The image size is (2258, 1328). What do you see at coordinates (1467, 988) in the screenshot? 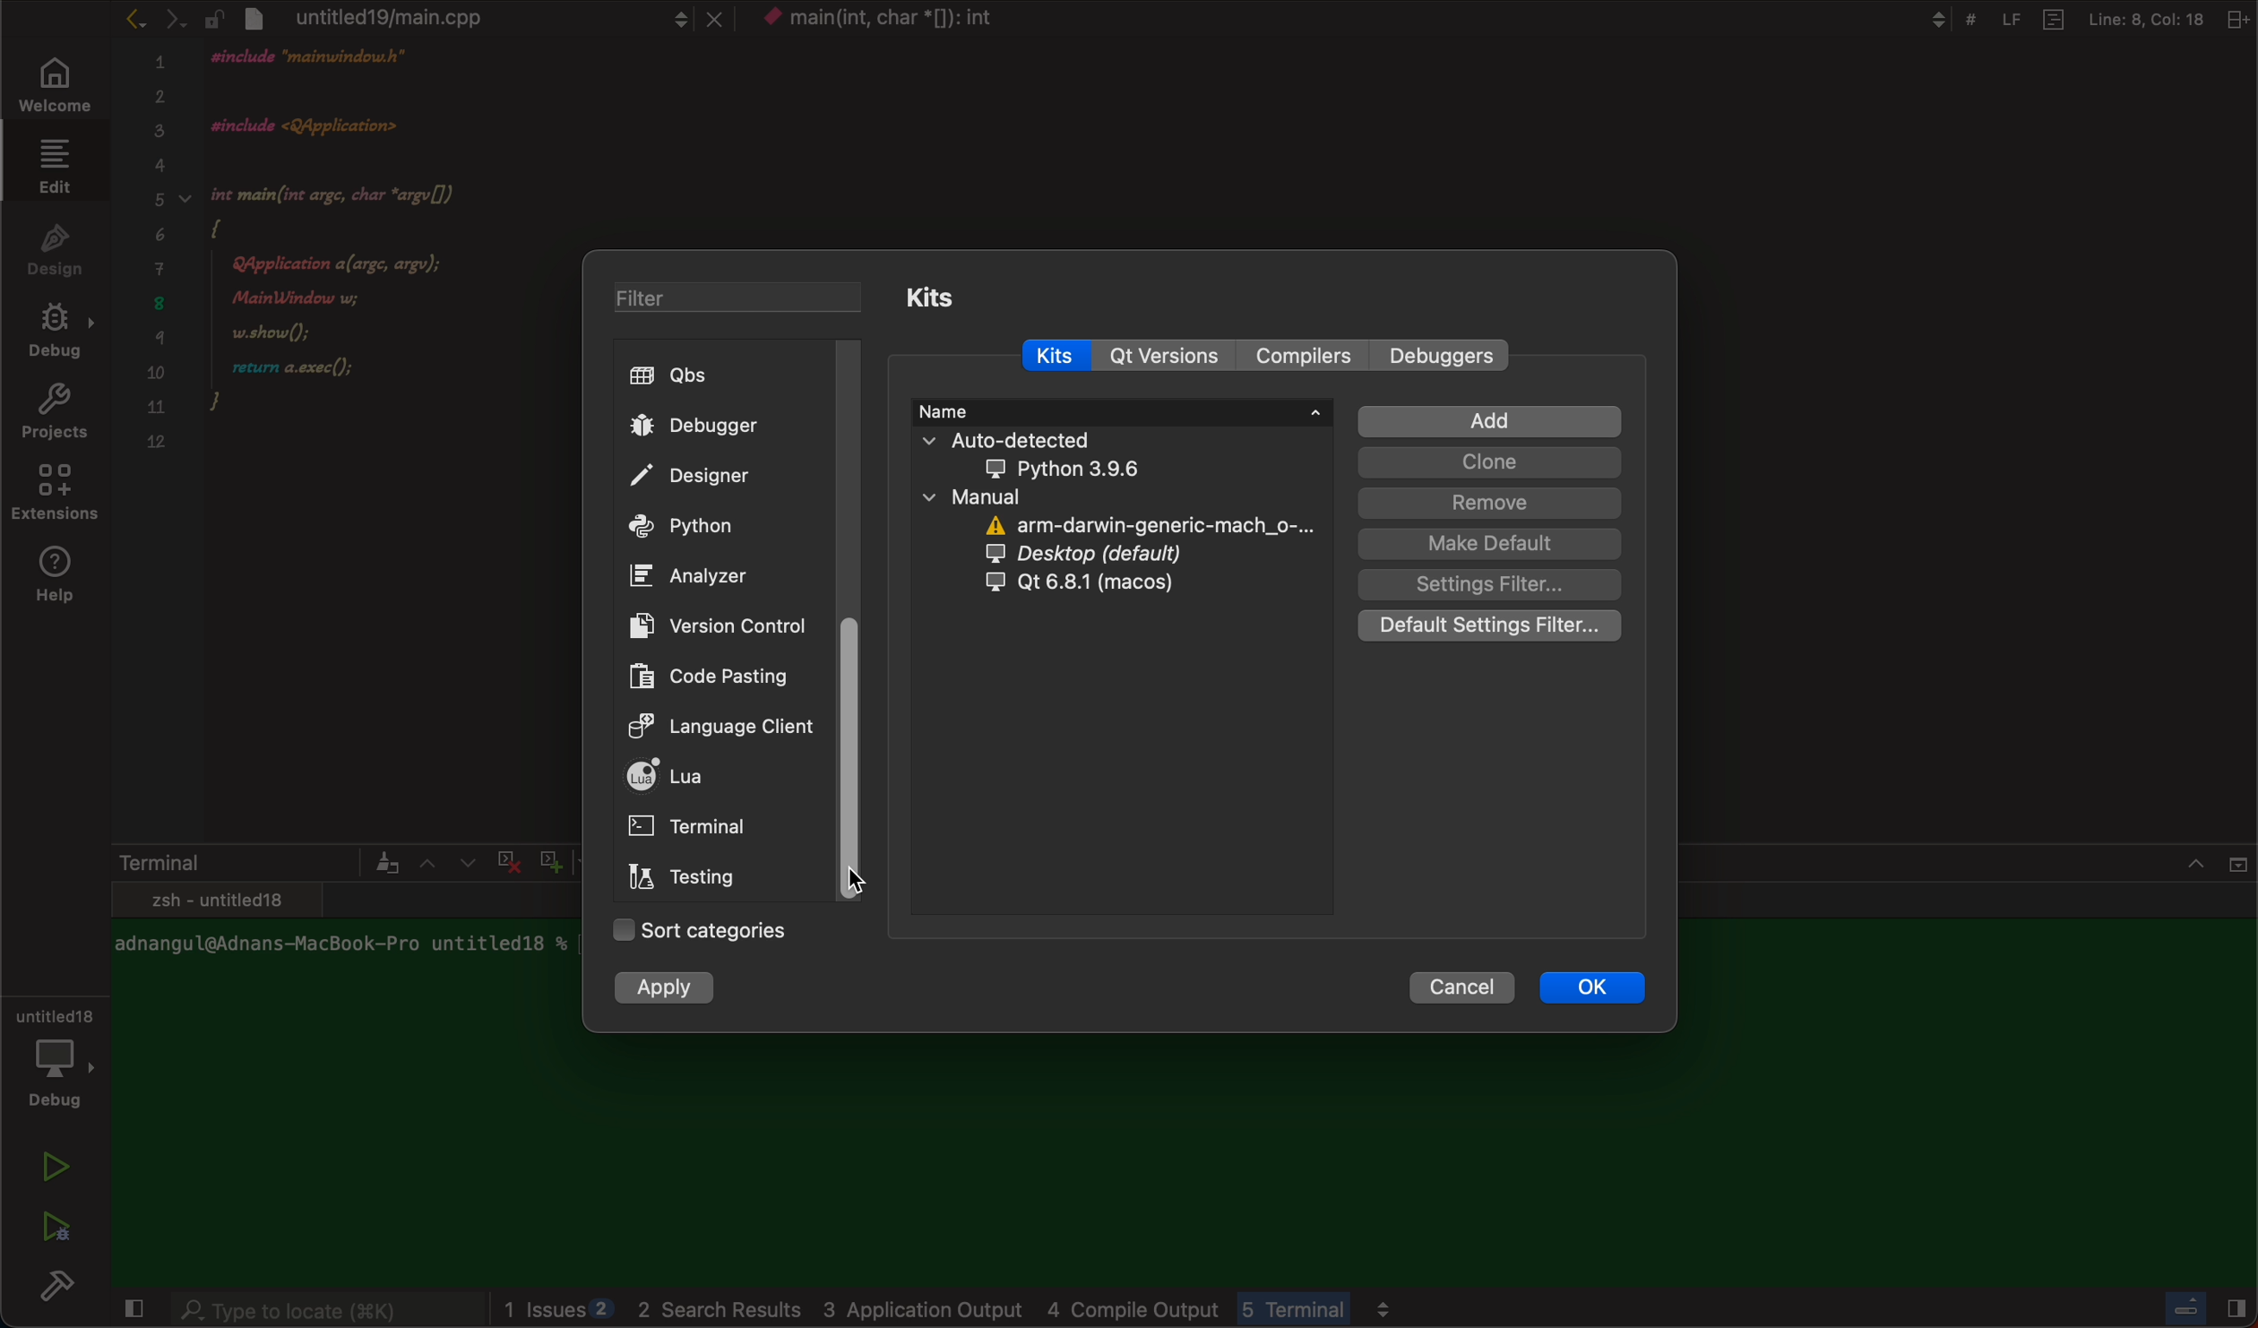
I see `cancel` at bounding box center [1467, 988].